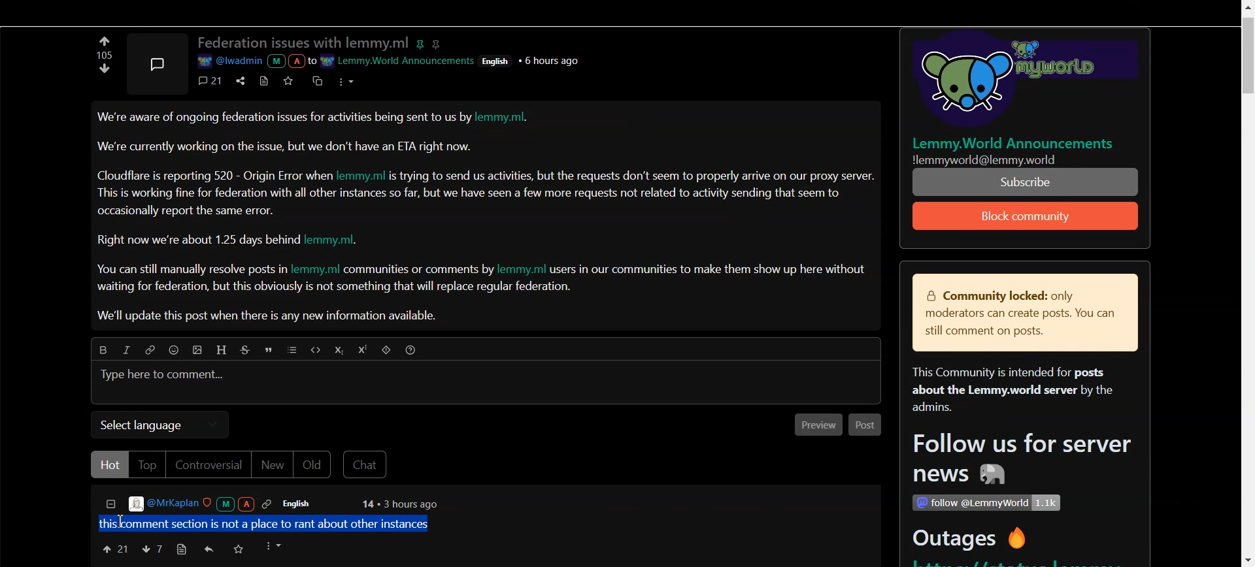  Describe the element at coordinates (239, 80) in the screenshot. I see `share` at that location.